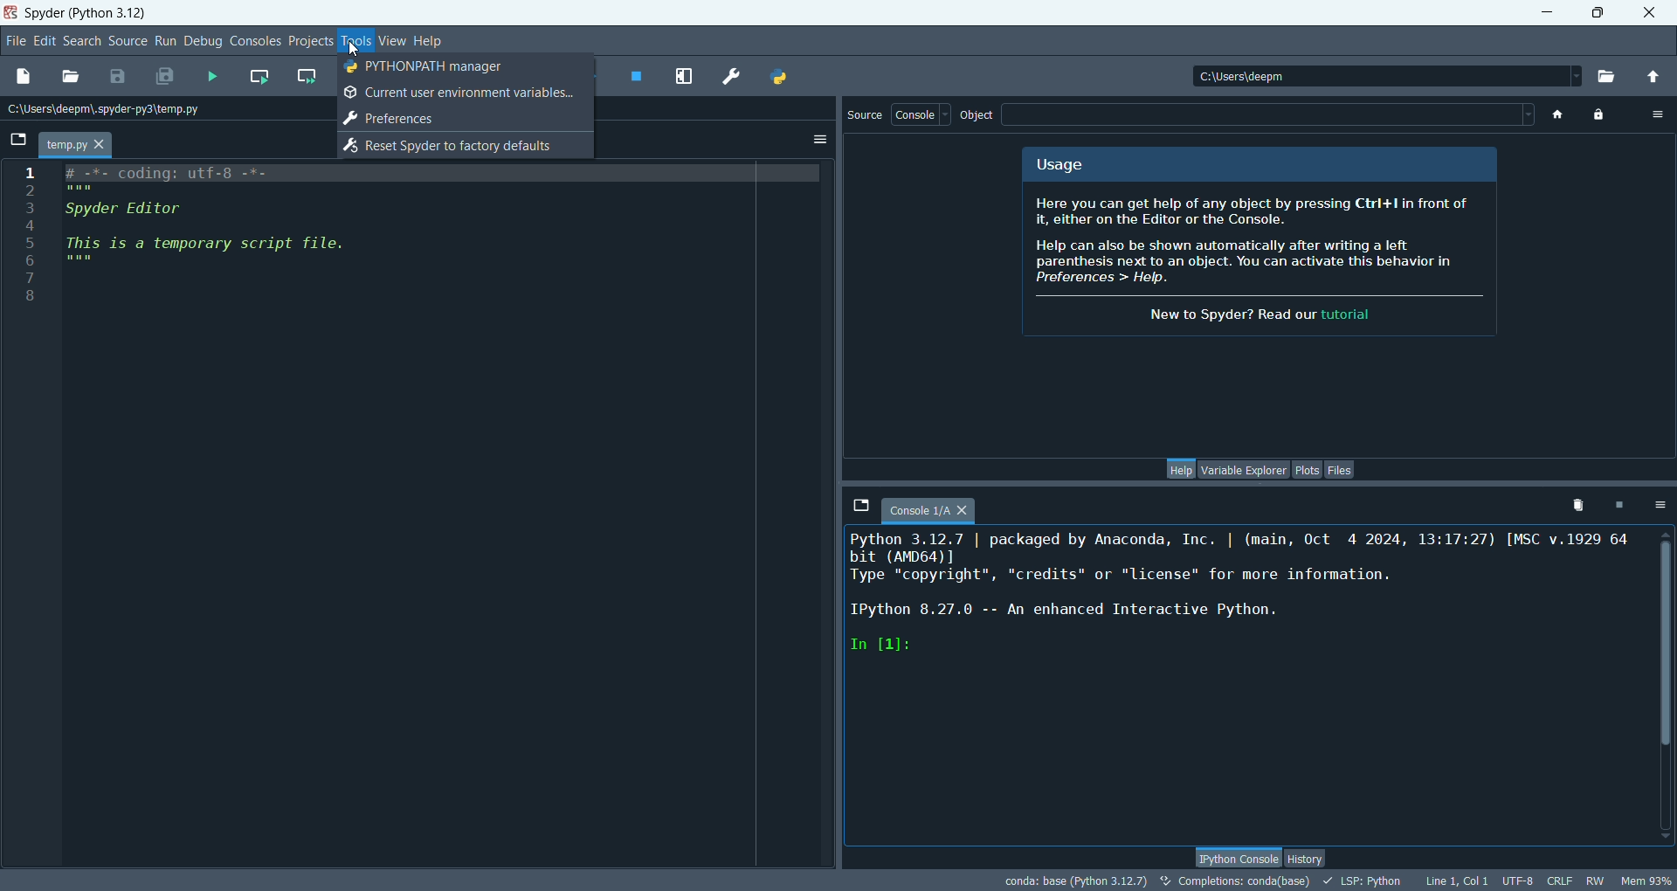 This screenshot has width=1677, height=891. What do you see at coordinates (126, 42) in the screenshot?
I see `source` at bounding box center [126, 42].